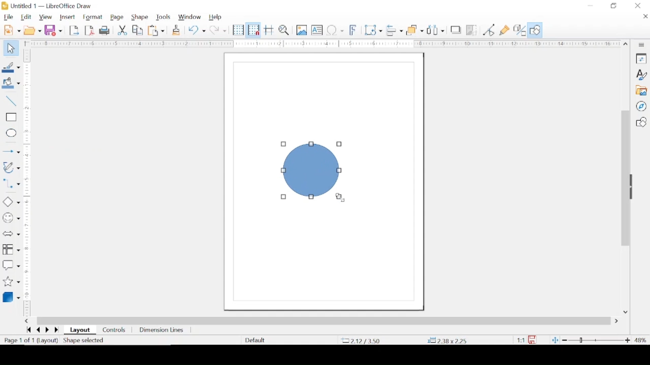 This screenshot has width=650, height=365. What do you see at coordinates (435, 30) in the screenshot?
I see `select at least three objects to distribute` at bounding box center [435, 30].